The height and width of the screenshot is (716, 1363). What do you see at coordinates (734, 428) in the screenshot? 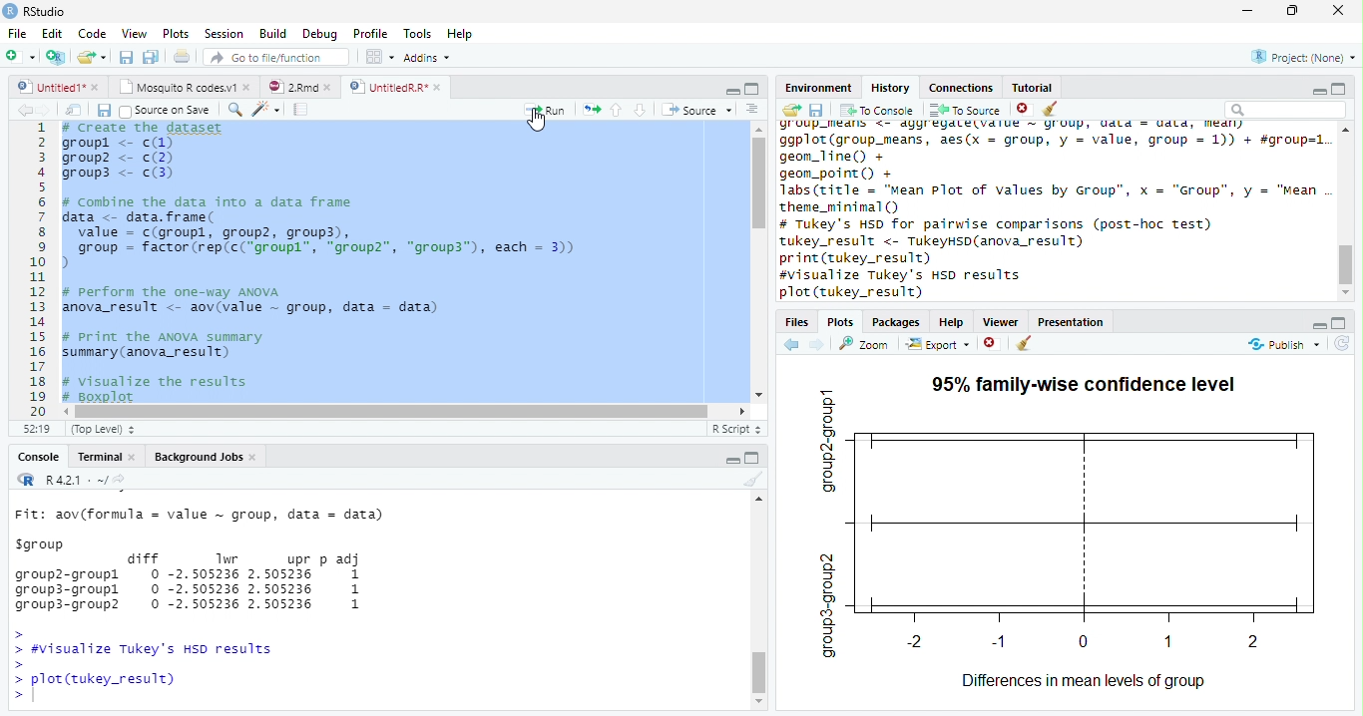
I see `R script` at bounding box center [734, 428].